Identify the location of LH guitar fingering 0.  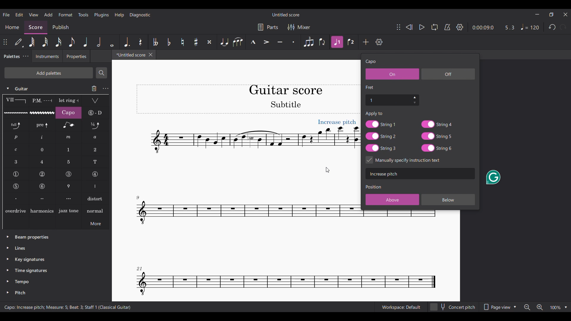
(43, 150).